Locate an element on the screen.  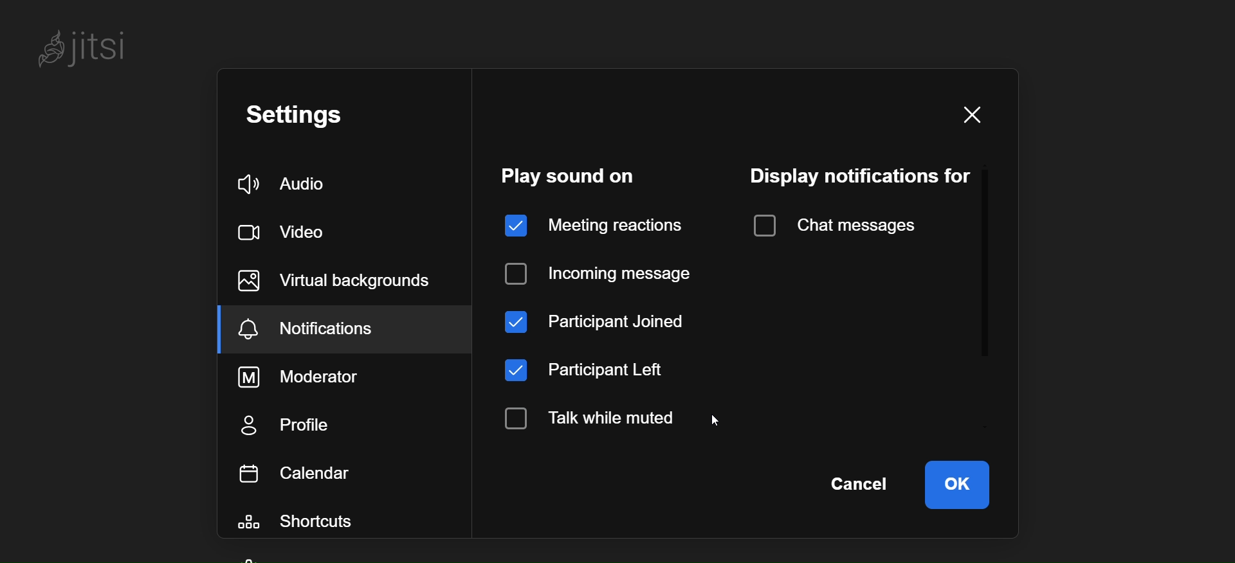
cancel is located at coordinates (861, 485).